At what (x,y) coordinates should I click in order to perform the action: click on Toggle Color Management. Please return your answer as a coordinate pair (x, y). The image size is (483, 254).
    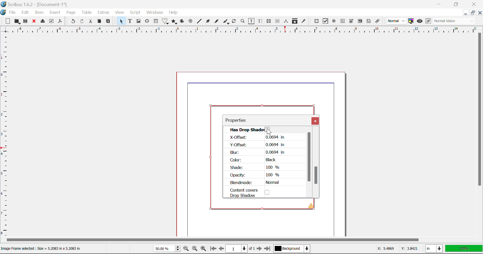
    Looking at the image, I should click on (411, 21).